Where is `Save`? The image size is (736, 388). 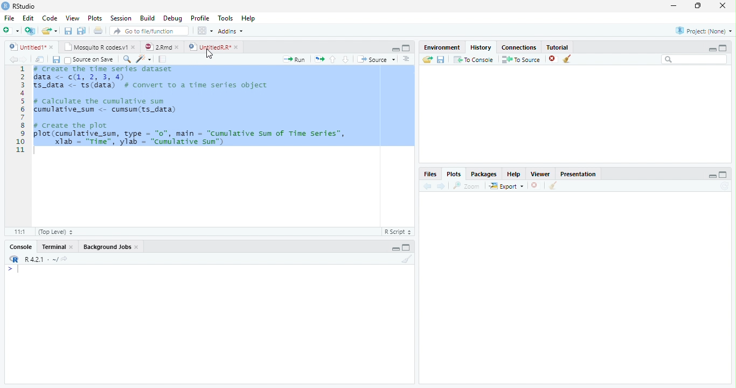 Save is located at coordinates (442, 60).